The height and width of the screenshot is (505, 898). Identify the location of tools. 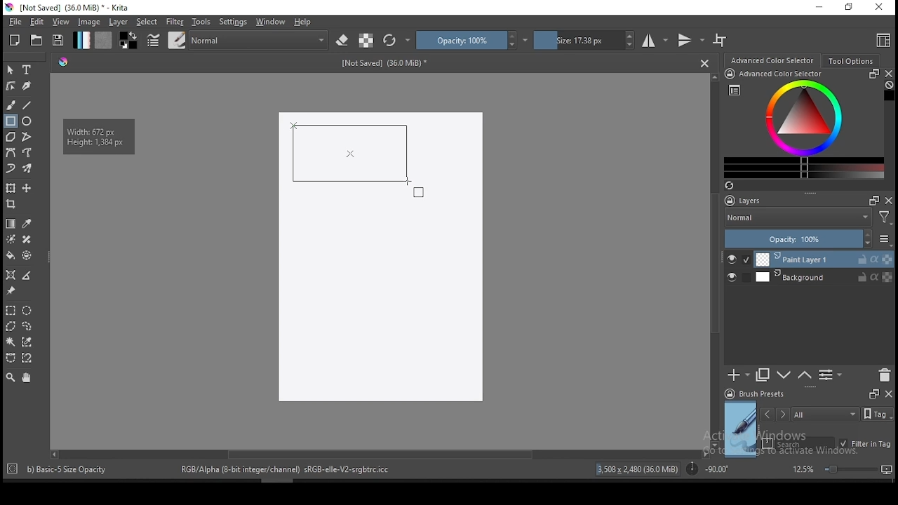
(201, 22).